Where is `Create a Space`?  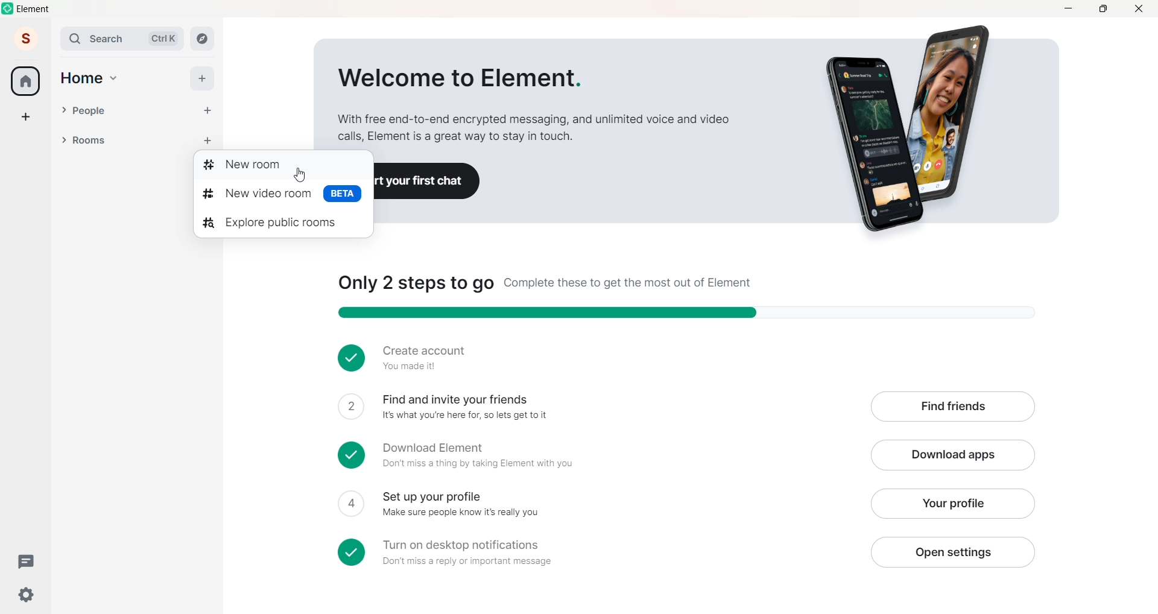 Create a Space is located at coordinates (26, 116).